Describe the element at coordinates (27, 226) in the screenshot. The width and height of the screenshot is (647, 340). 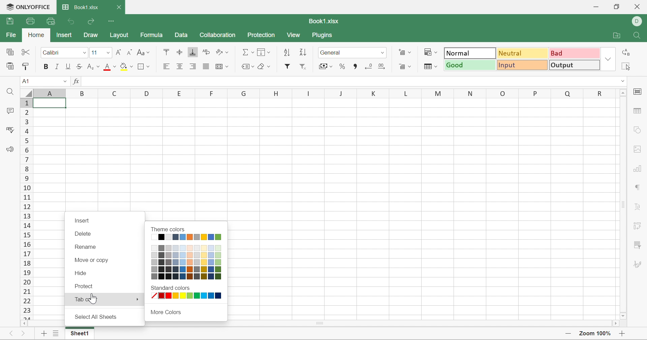
I see `14` at that location.